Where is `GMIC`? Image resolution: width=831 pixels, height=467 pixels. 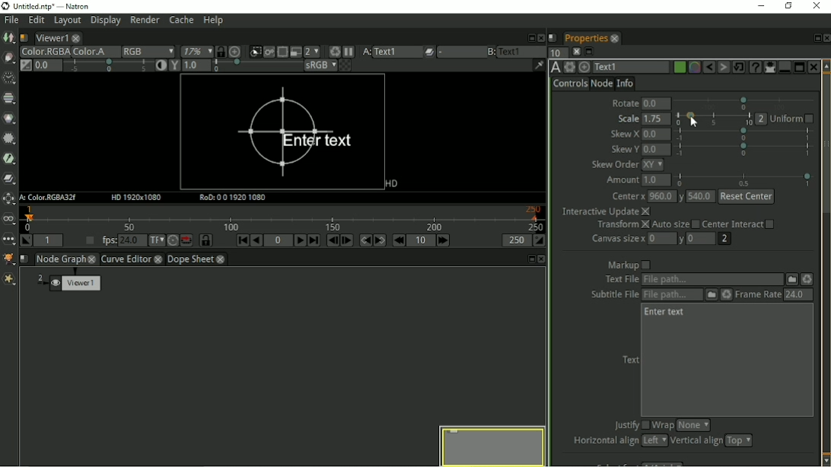
GMIC is located at coordinates (9, 257).